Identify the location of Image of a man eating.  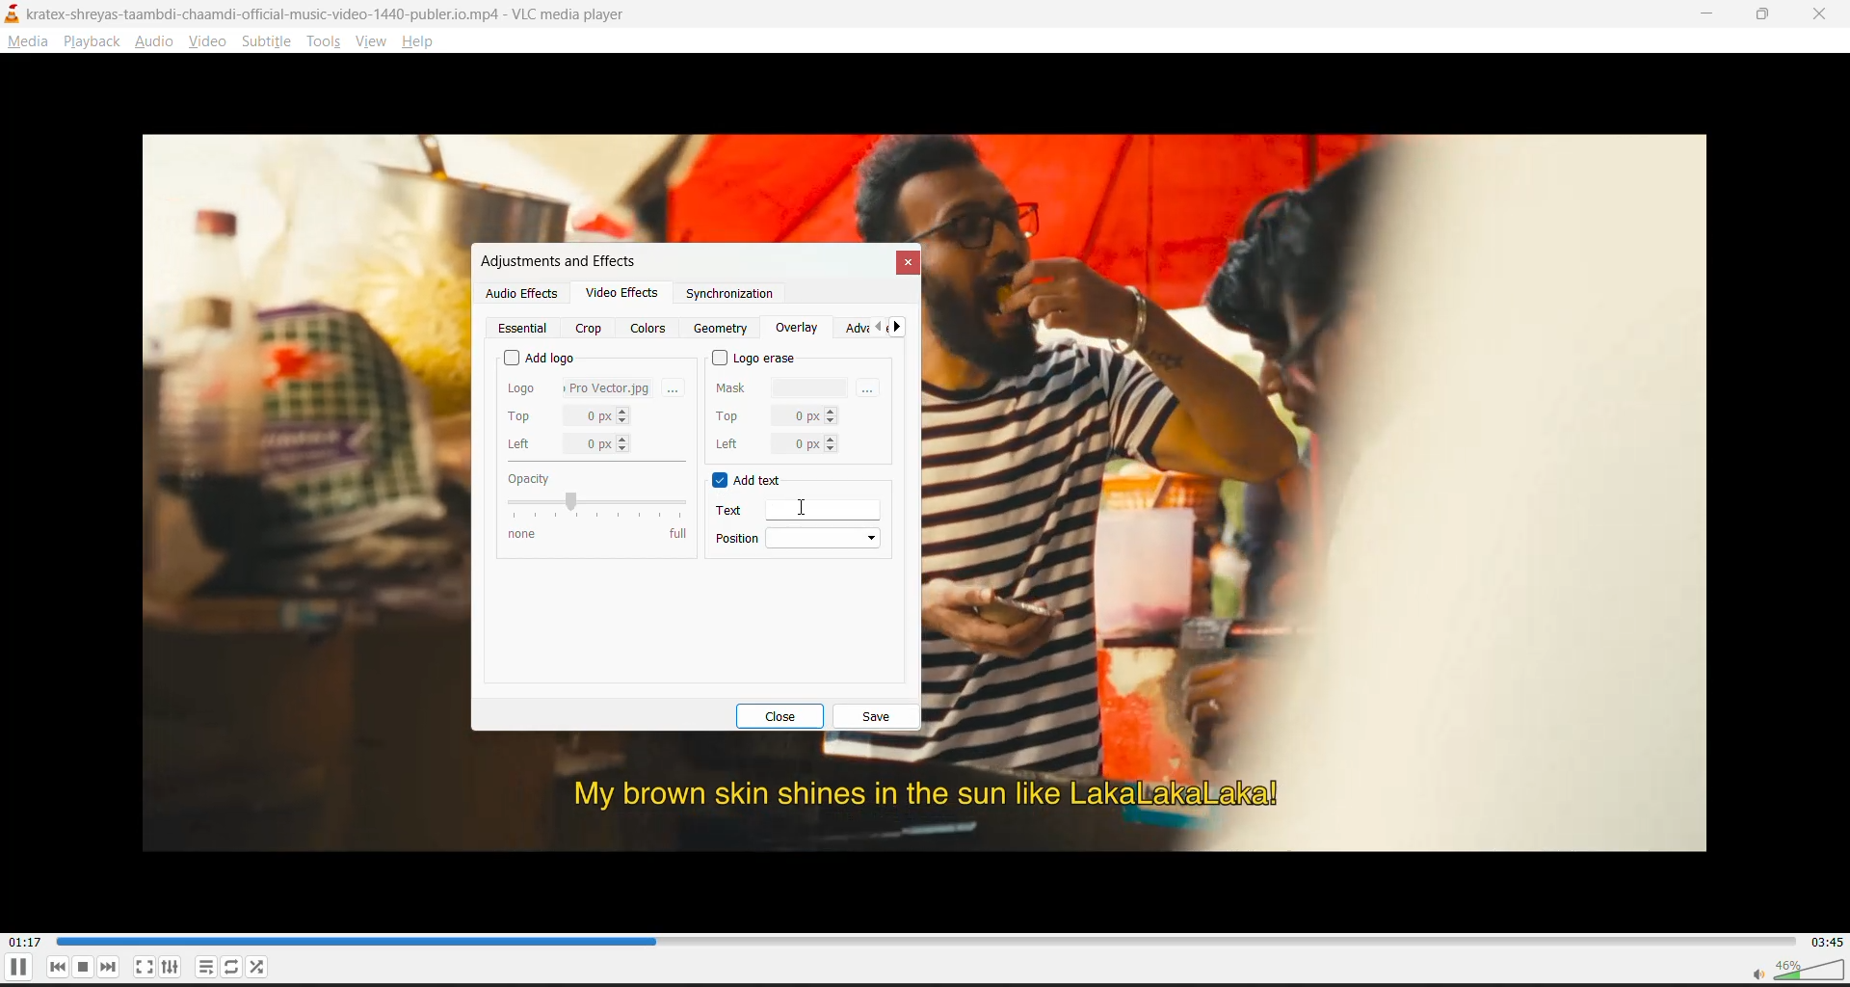
(1328, 449).